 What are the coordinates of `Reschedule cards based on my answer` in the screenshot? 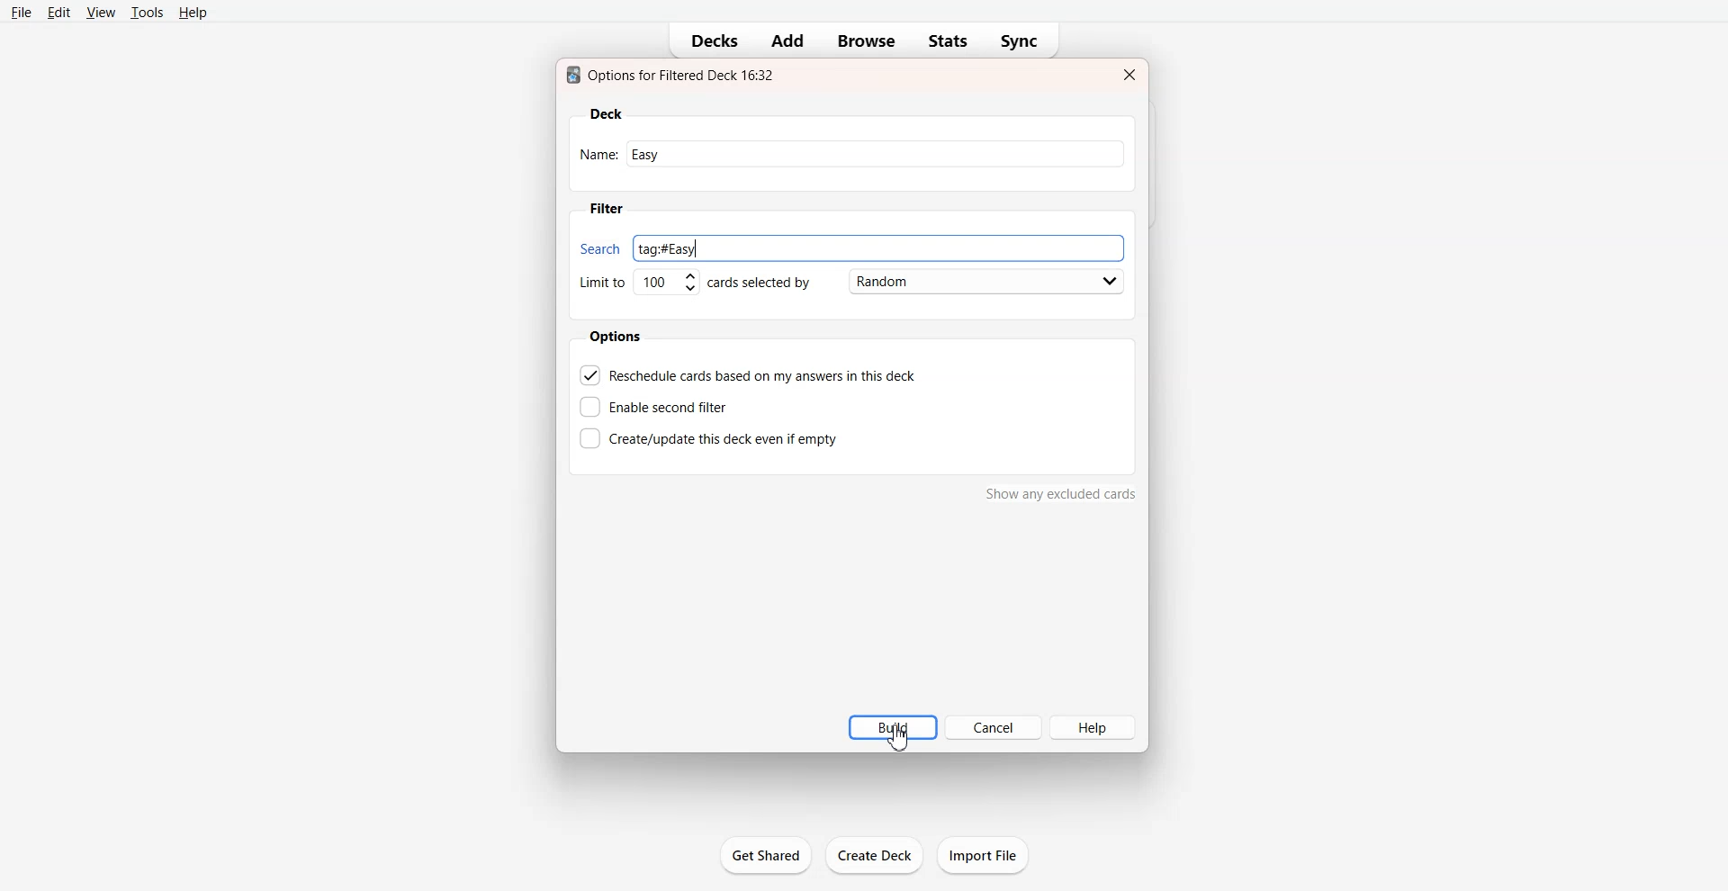 It's located at (750, 374).